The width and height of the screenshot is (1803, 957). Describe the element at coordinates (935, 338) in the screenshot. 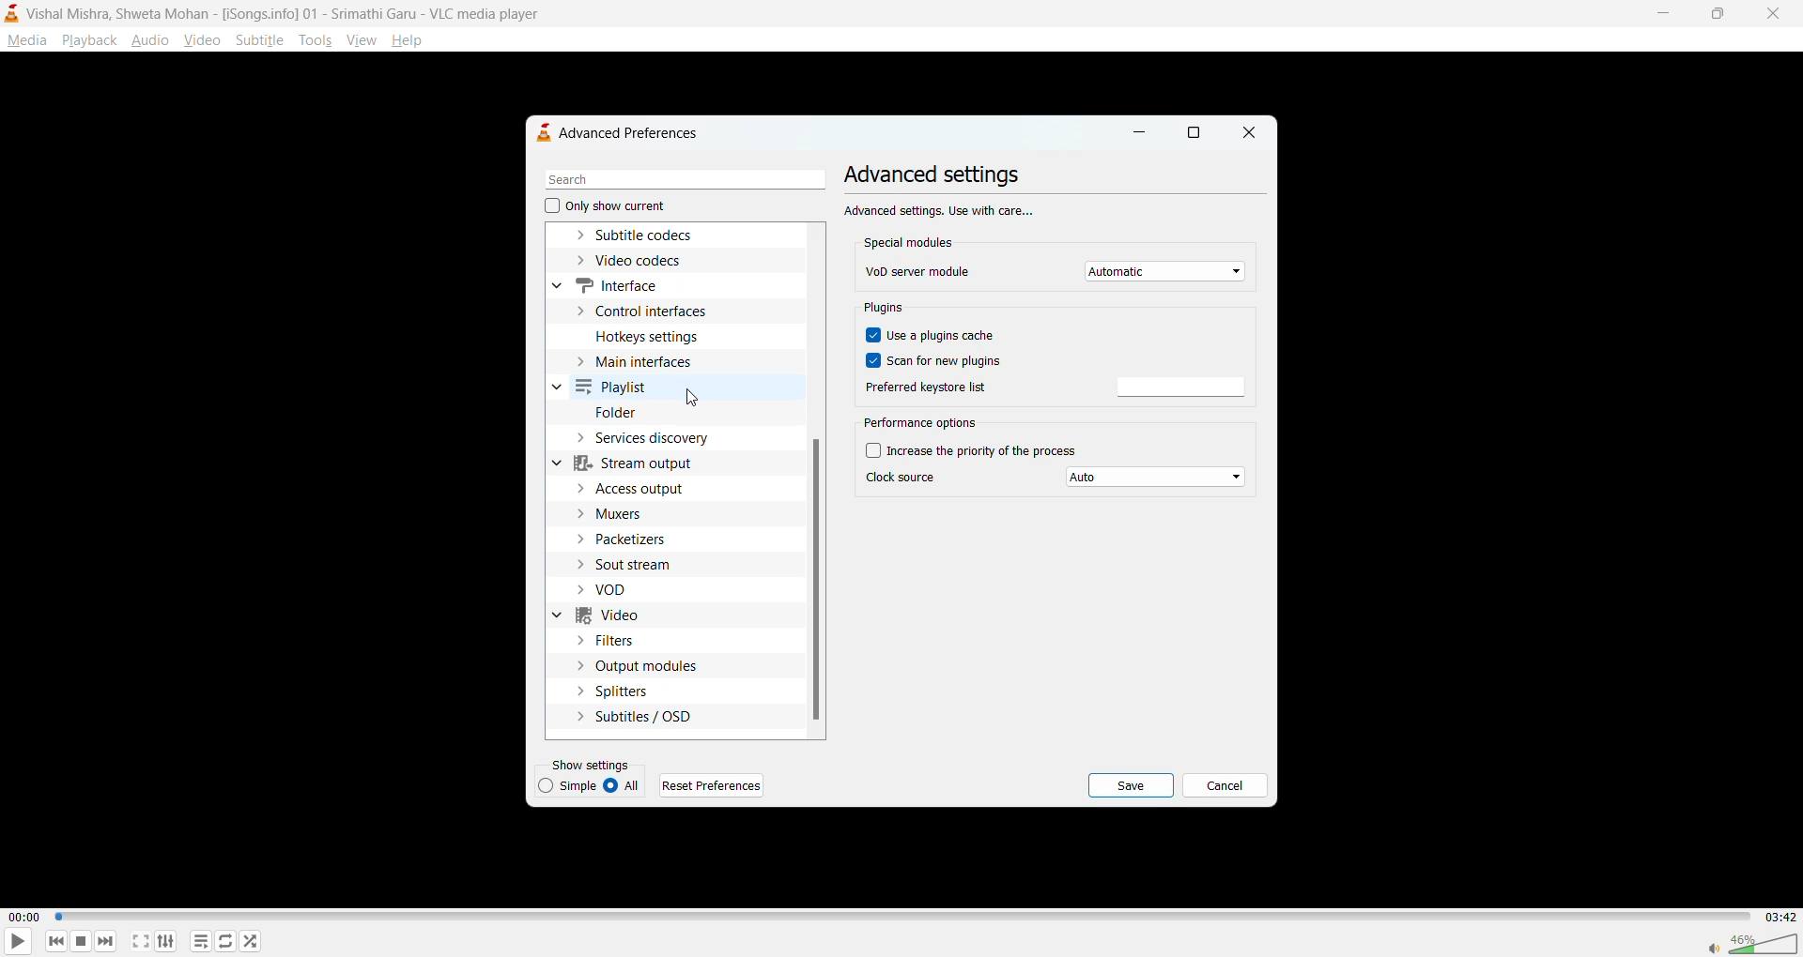

I see `use a plugins cache` at that location.